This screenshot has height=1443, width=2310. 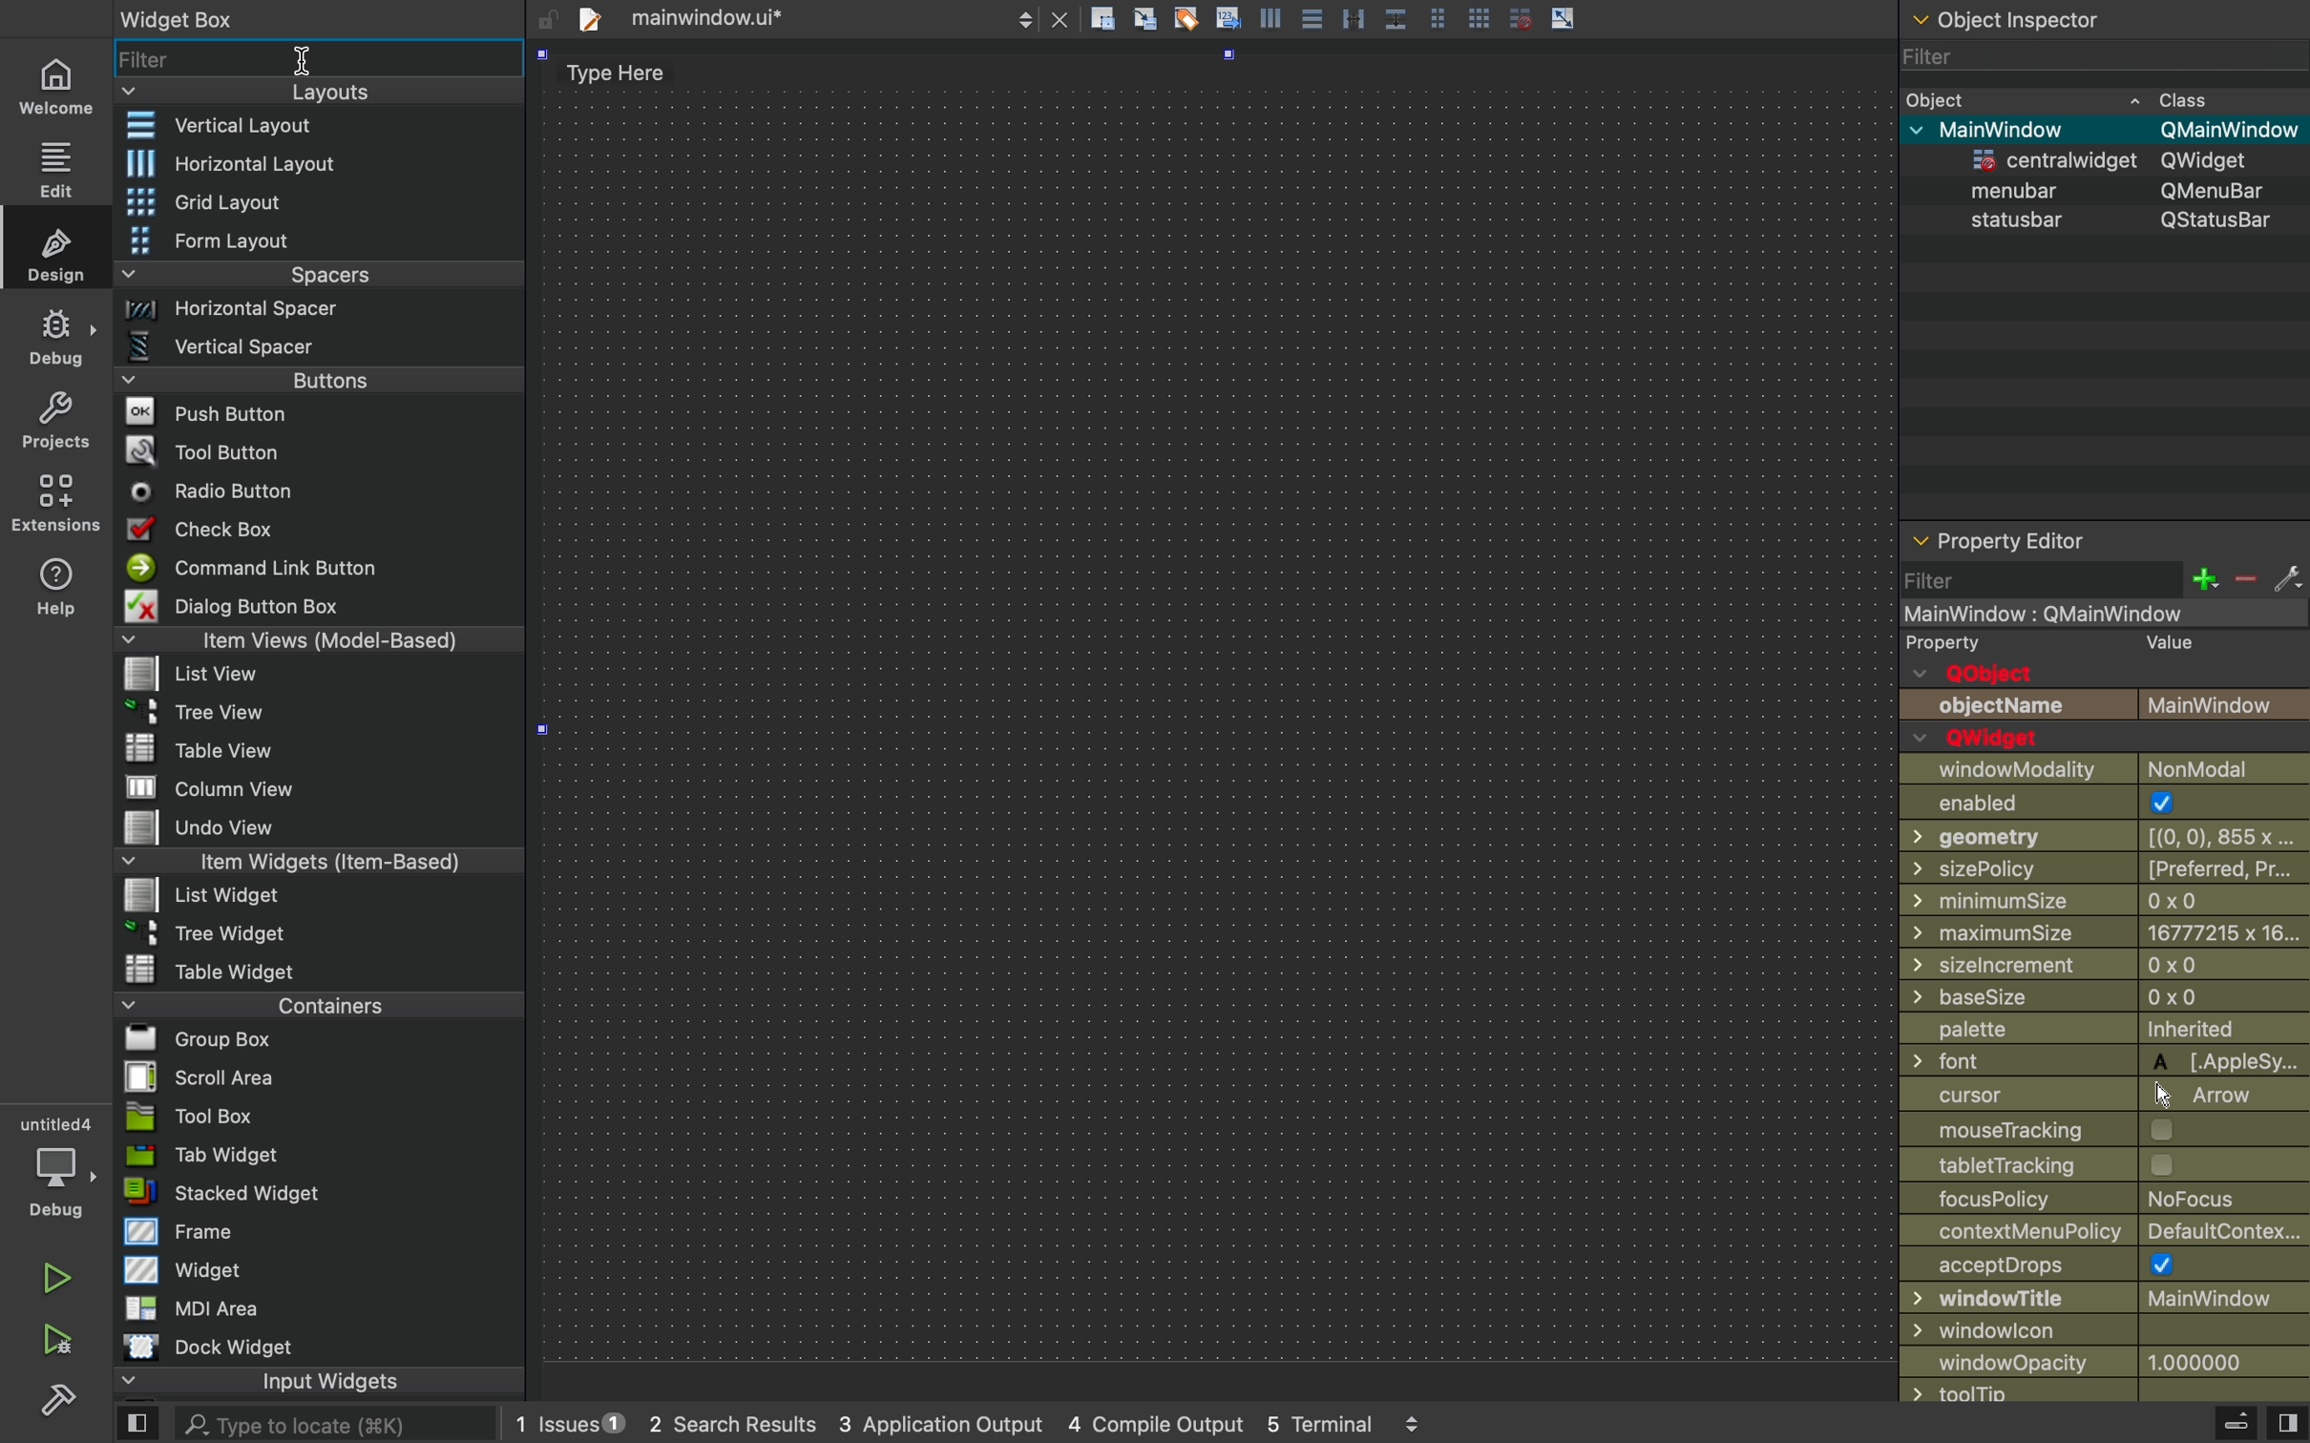 I want to click on help, so click(x=57, y=593).